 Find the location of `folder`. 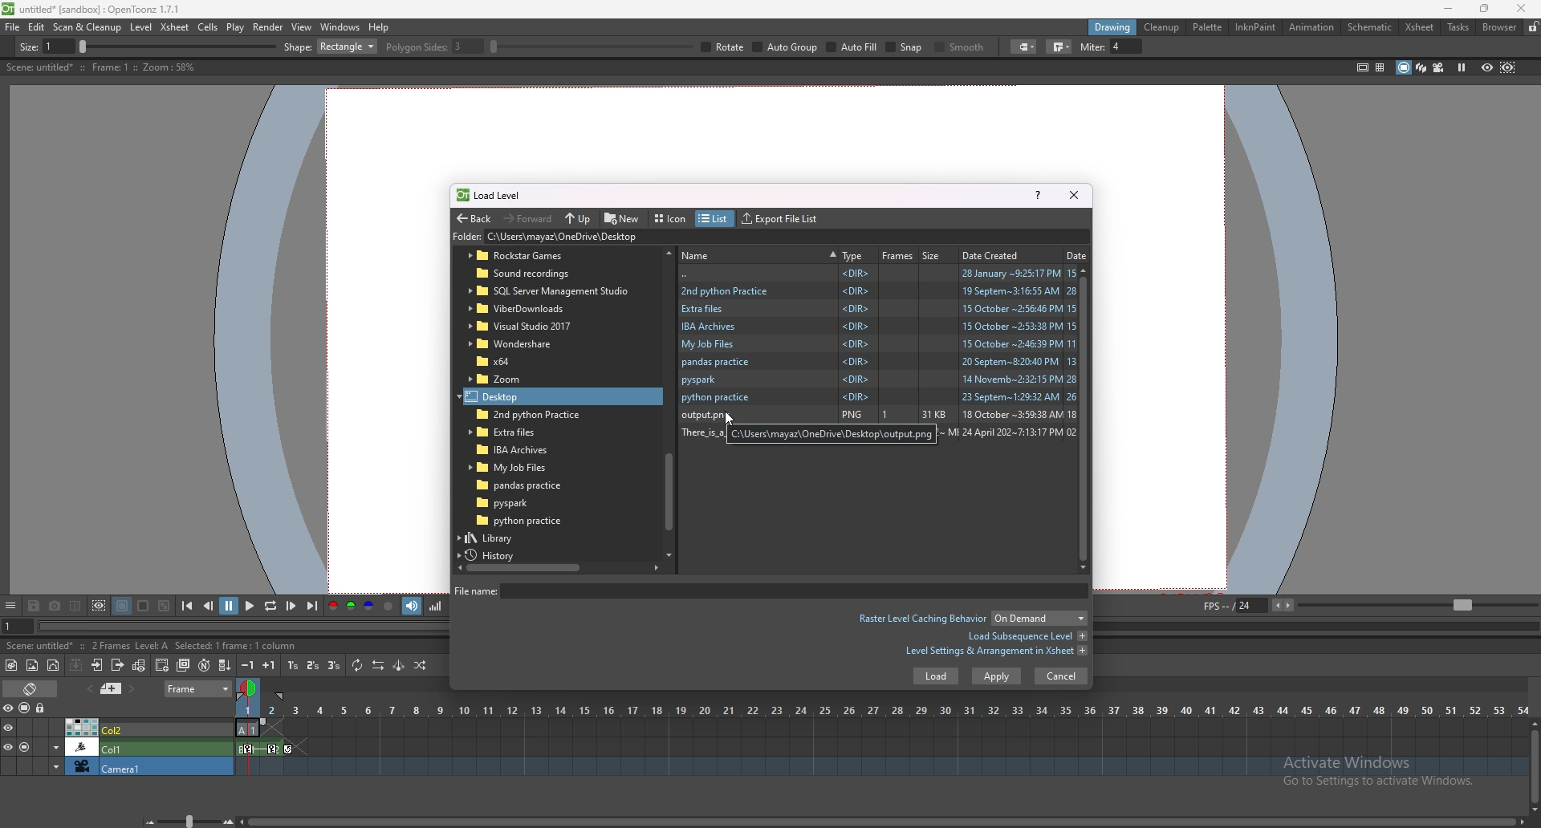

folder is located at coordinates (522, 521).